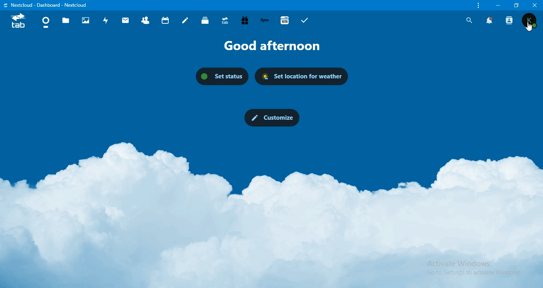  What do you see at coordinates (305, 21) in the screenshot?
I see `tasks` at bounding box center [305, 21].